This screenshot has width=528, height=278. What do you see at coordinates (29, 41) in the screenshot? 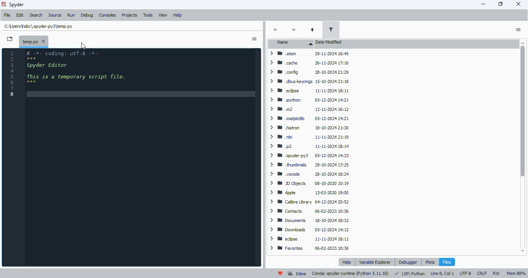
I see `temporary file` at bounding box center [29, 41].